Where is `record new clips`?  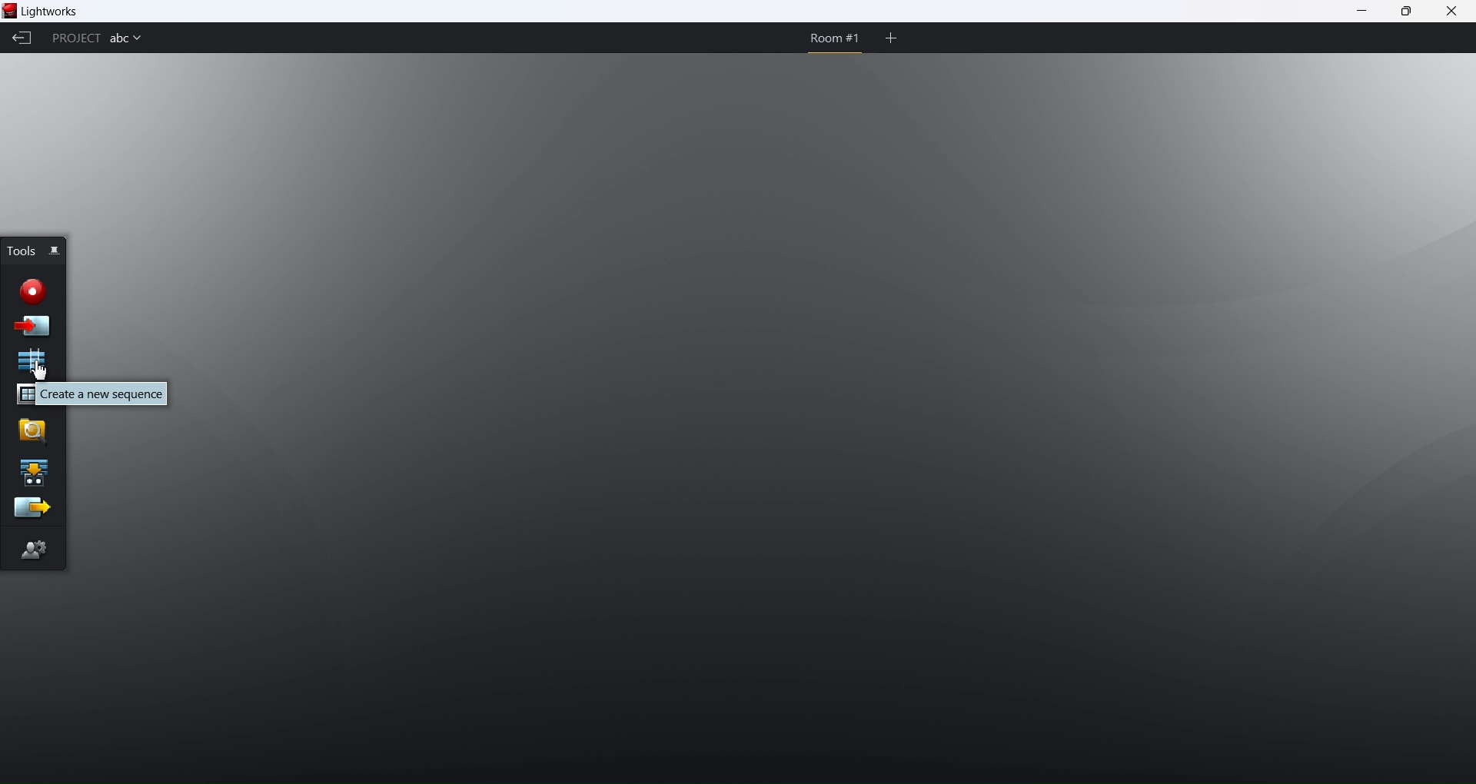
record new clips is located at coordinates (35, 291).